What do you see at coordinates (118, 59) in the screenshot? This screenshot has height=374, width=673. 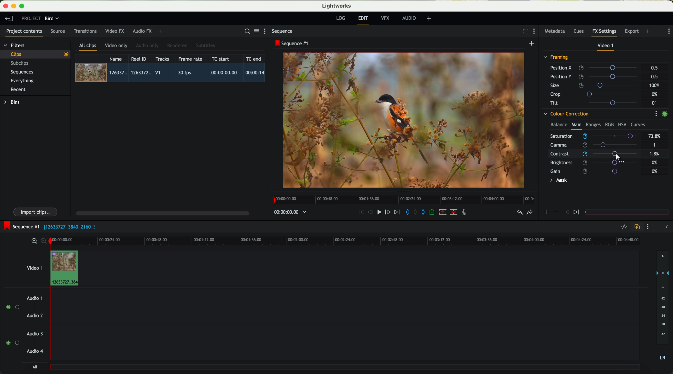 I see `name` at bounding box center [118, 59].